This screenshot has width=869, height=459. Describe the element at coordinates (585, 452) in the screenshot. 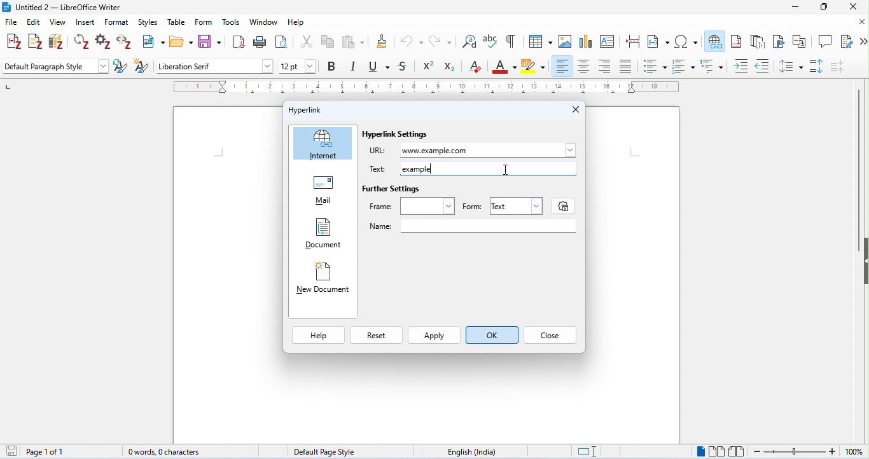

I see `standard selection` at that location.